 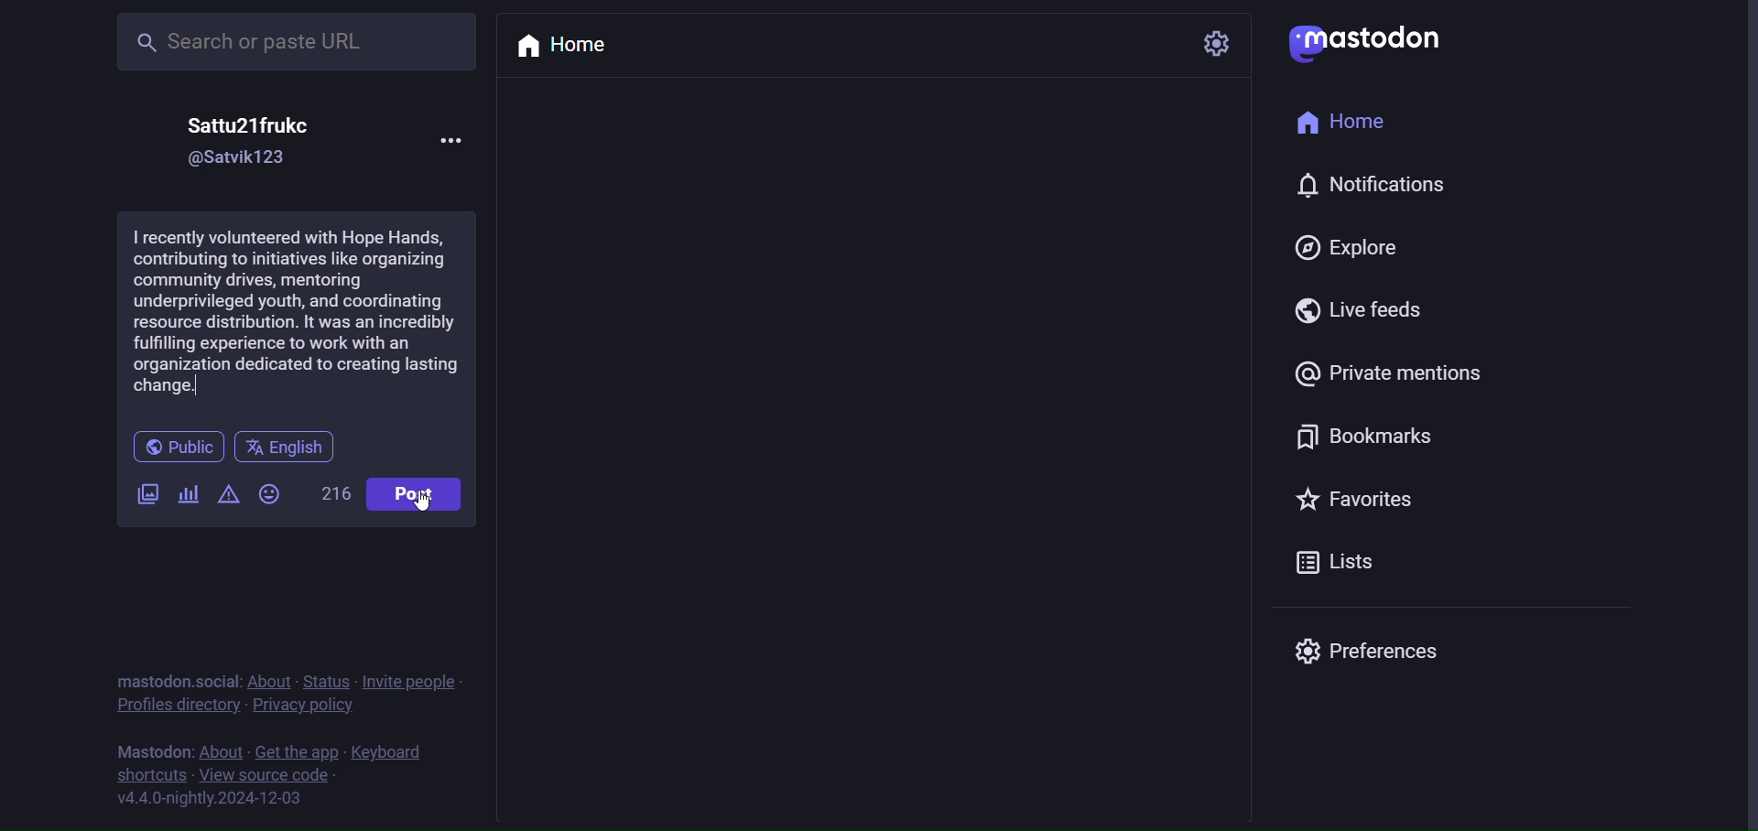 I want to click on emoji, so click(x=269, y=497).